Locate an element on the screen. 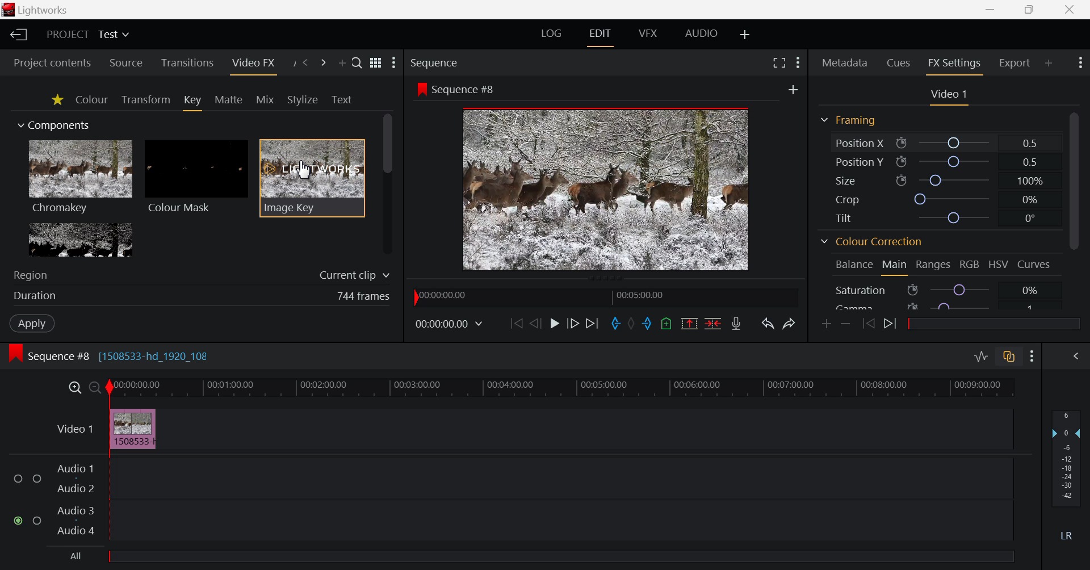  Audio 2 is located at coordinates (75, 489).